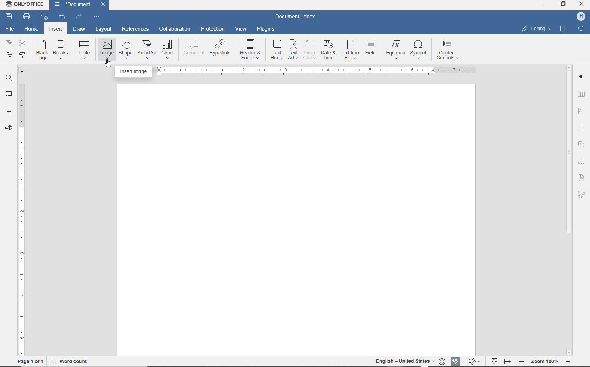  What do you see at coordinates (295, 17) in the screenshot?
I see `Document1.docx(document name)` at bounding box center [295, 17].